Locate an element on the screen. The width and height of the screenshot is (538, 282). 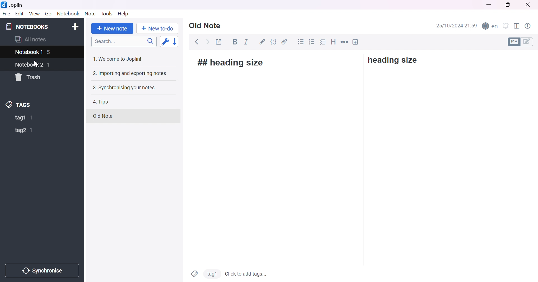
Toggle sort order field: updated date -> created date is located at coordinates (164, 42).